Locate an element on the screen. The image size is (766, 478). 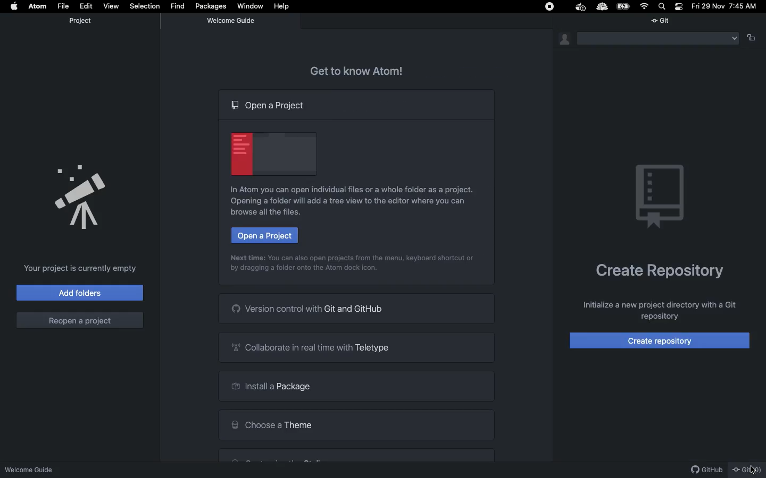
Stop is located at coordinates (548, 7).